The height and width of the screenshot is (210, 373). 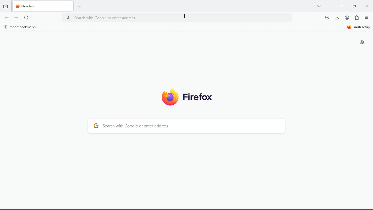 What do you see at coordinates (359, 27) in the screenshot?
I see `finish setup` at bounding box center [359, 27].